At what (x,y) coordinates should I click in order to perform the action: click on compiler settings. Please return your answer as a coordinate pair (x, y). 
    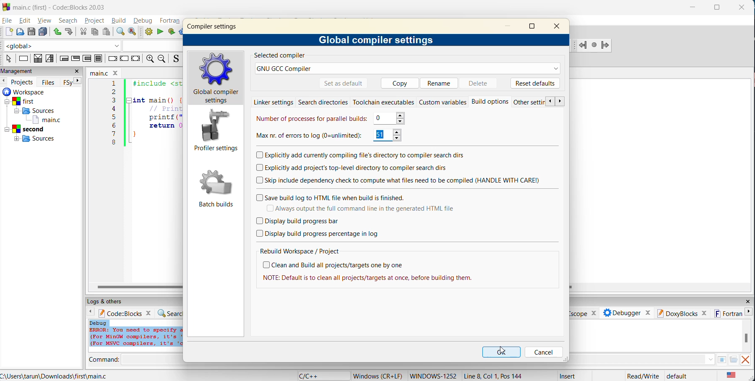
    Looking at the image, I should click on (215, 29).